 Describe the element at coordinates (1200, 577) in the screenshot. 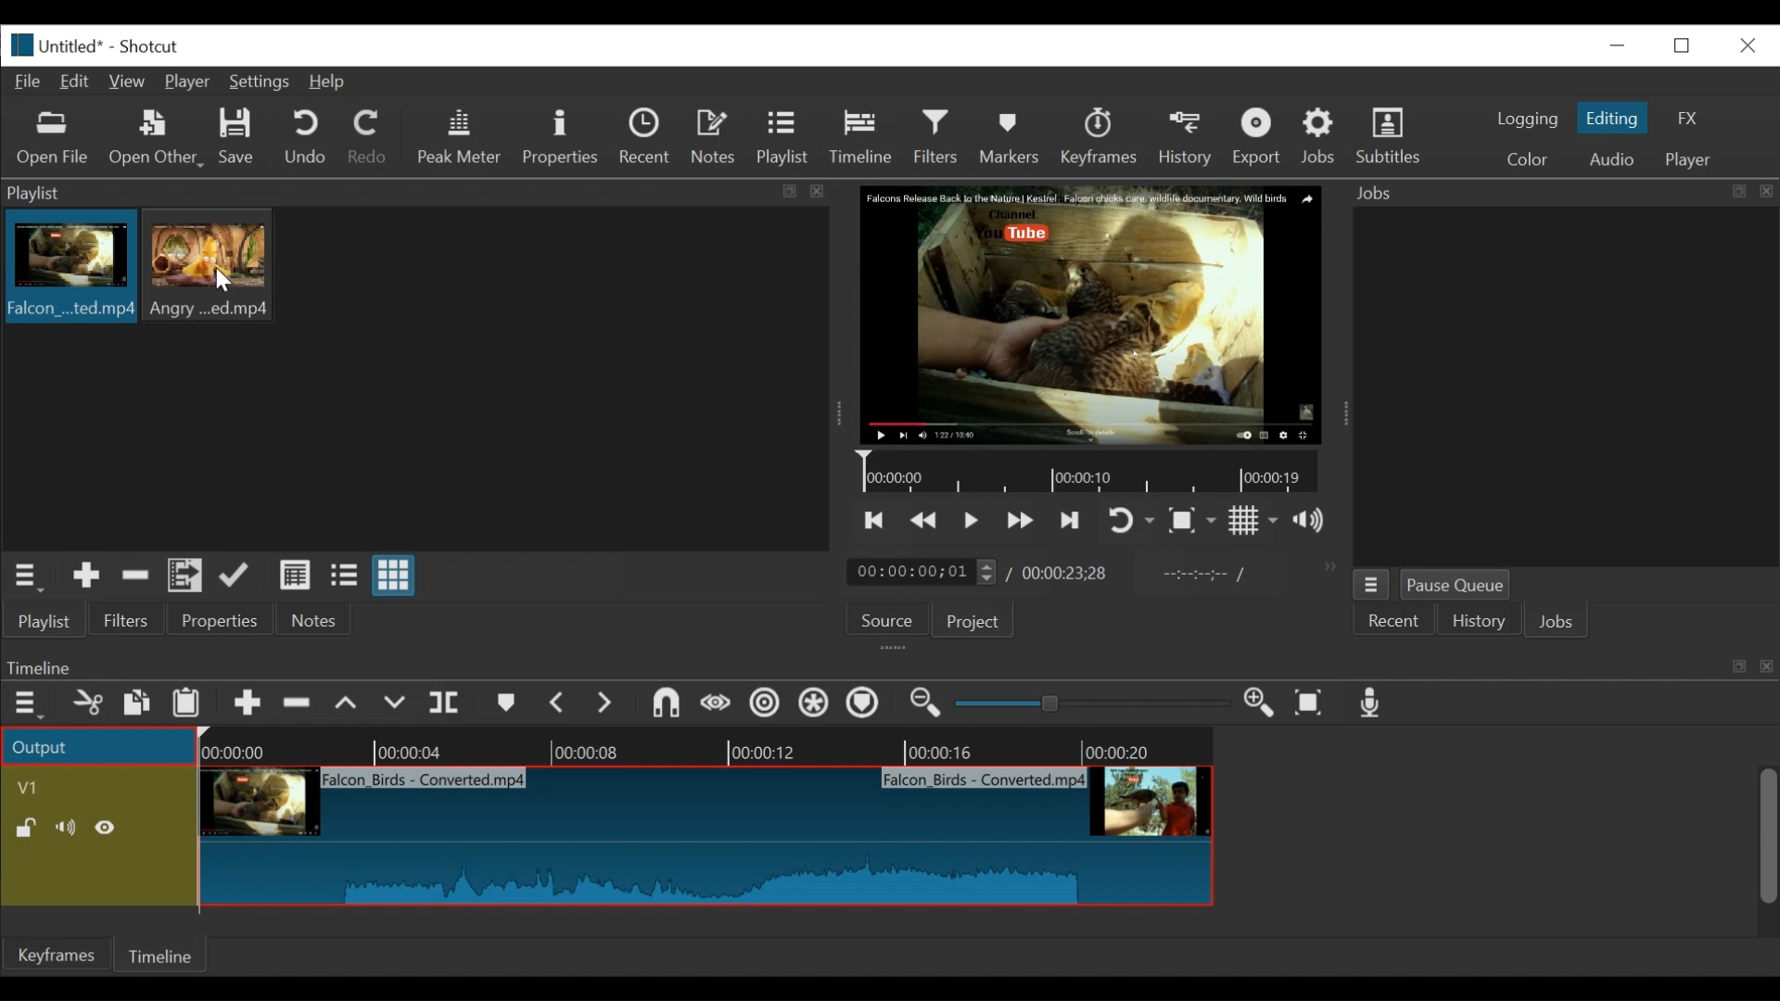

I see `in point` at that location.